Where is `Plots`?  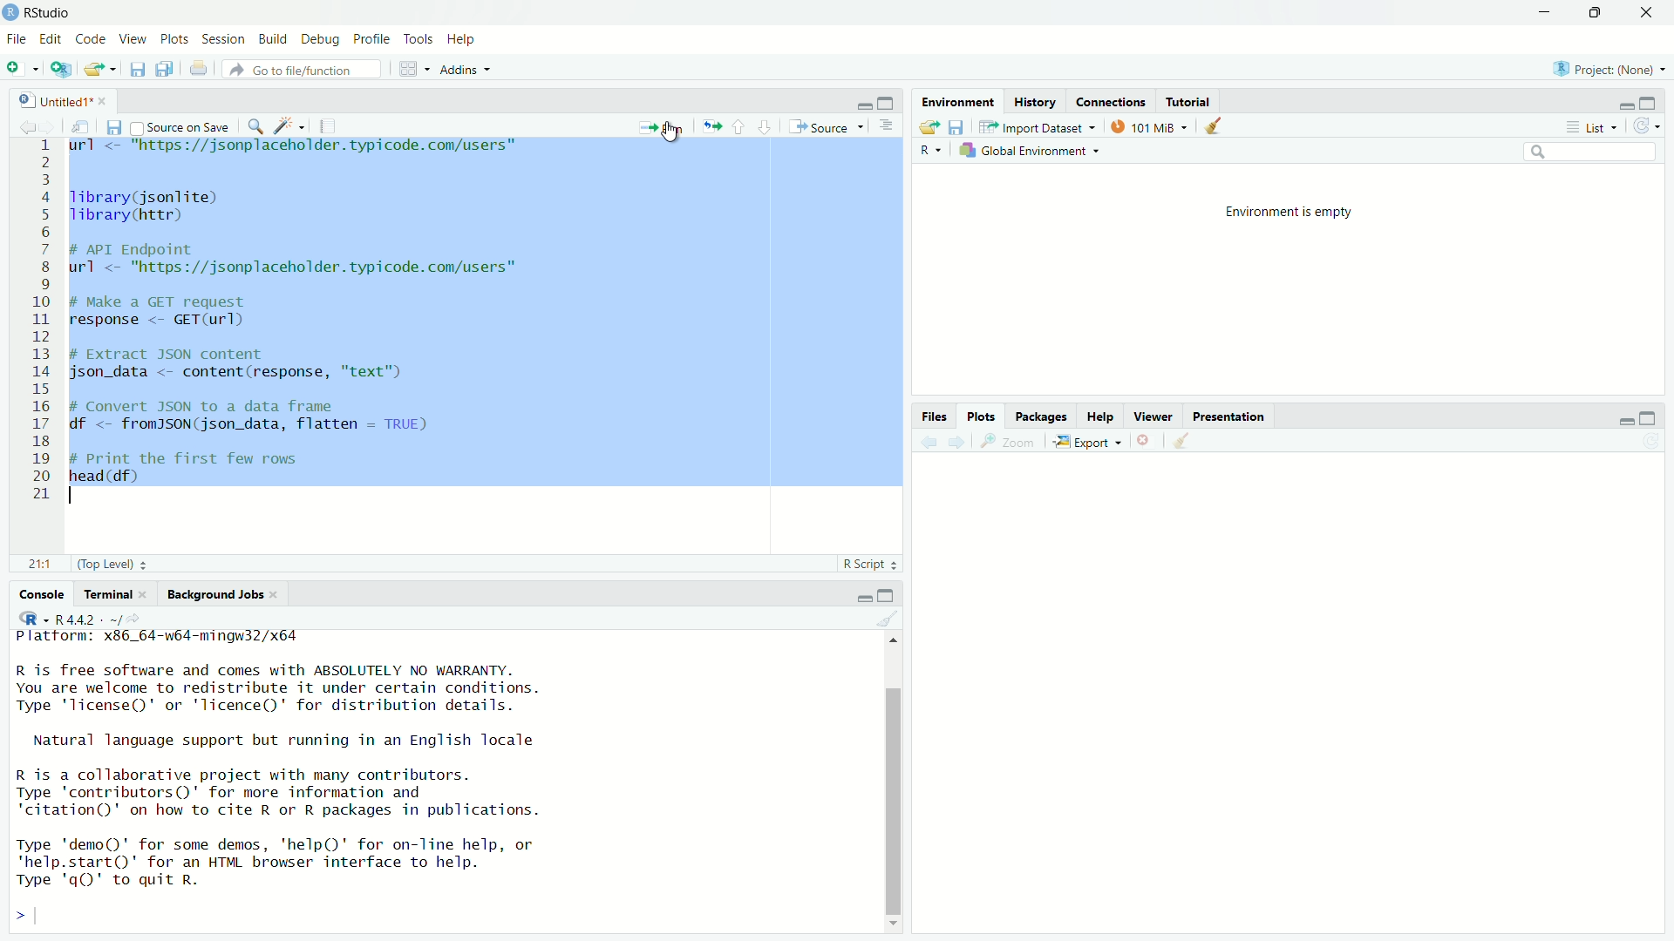
Plots is located at coordinates (174, 39).